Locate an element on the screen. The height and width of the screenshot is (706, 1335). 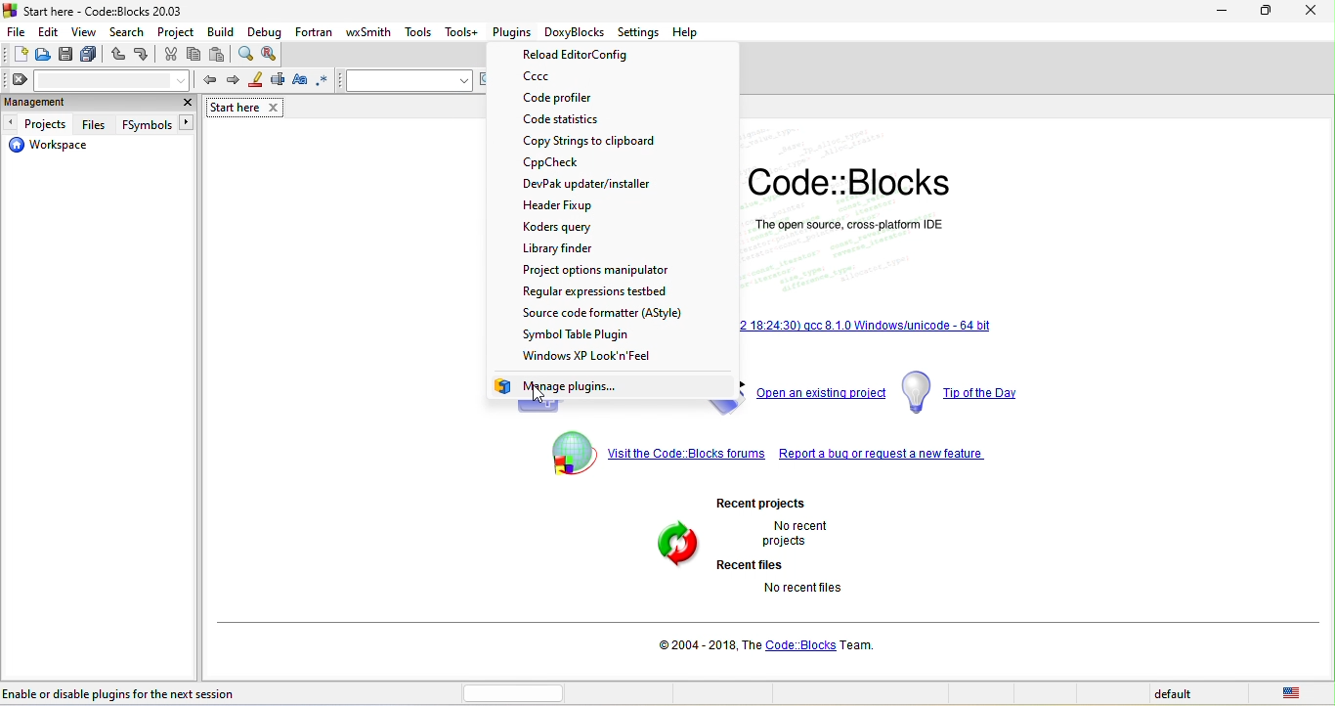
wxsmith is located at coordinates (371, 30).